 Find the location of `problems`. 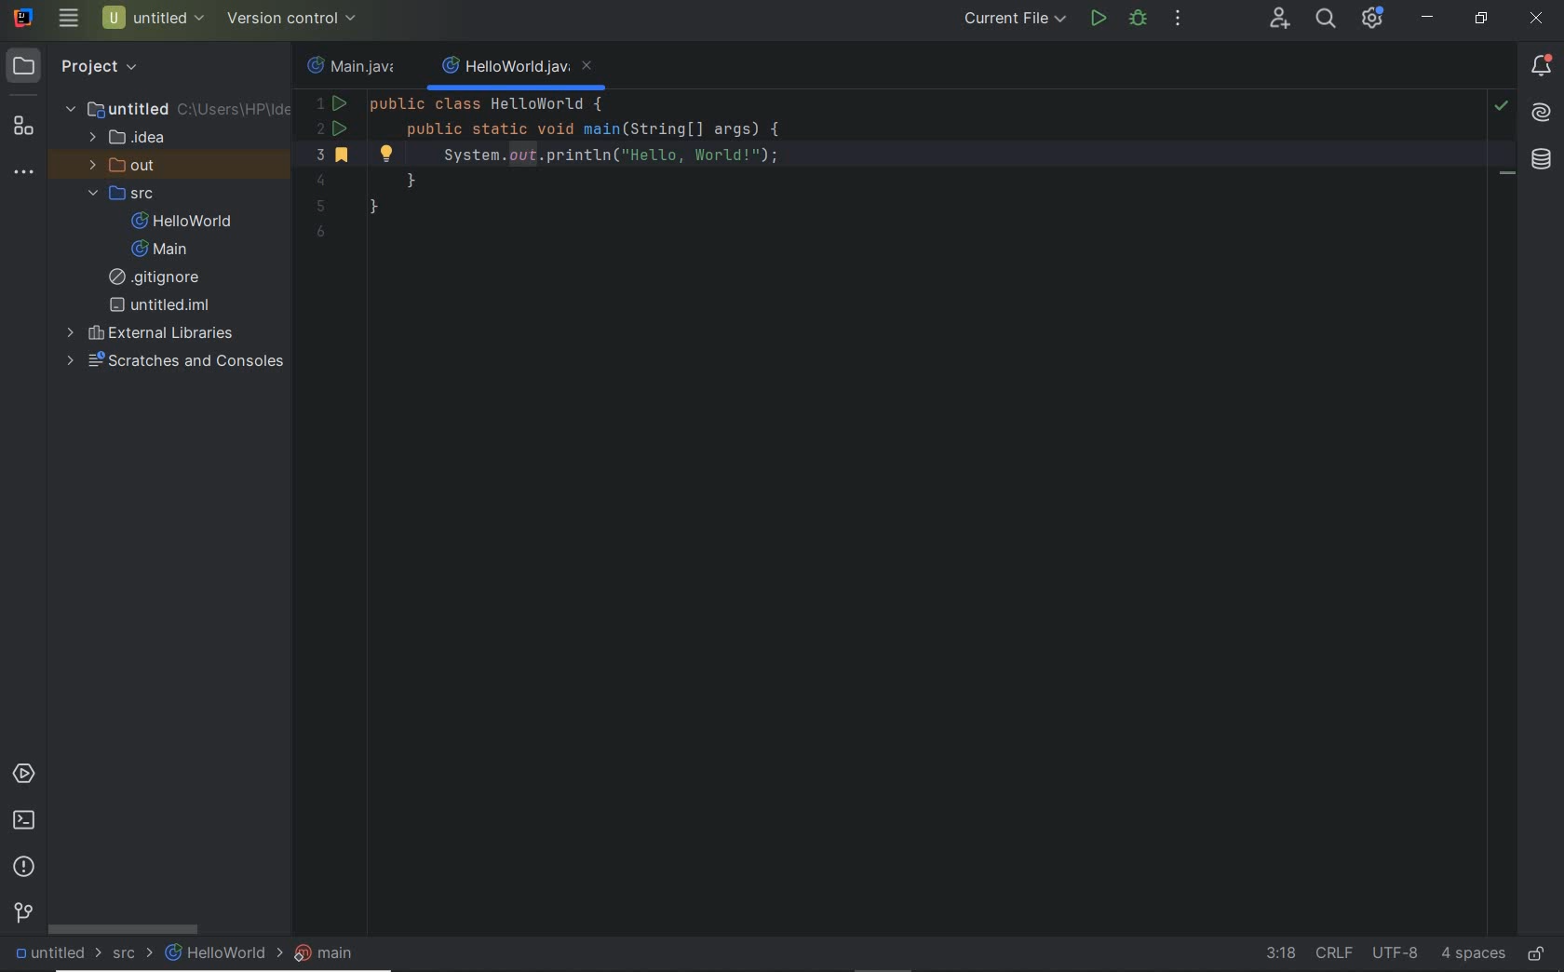

problems is located at coordinates (28, 867).